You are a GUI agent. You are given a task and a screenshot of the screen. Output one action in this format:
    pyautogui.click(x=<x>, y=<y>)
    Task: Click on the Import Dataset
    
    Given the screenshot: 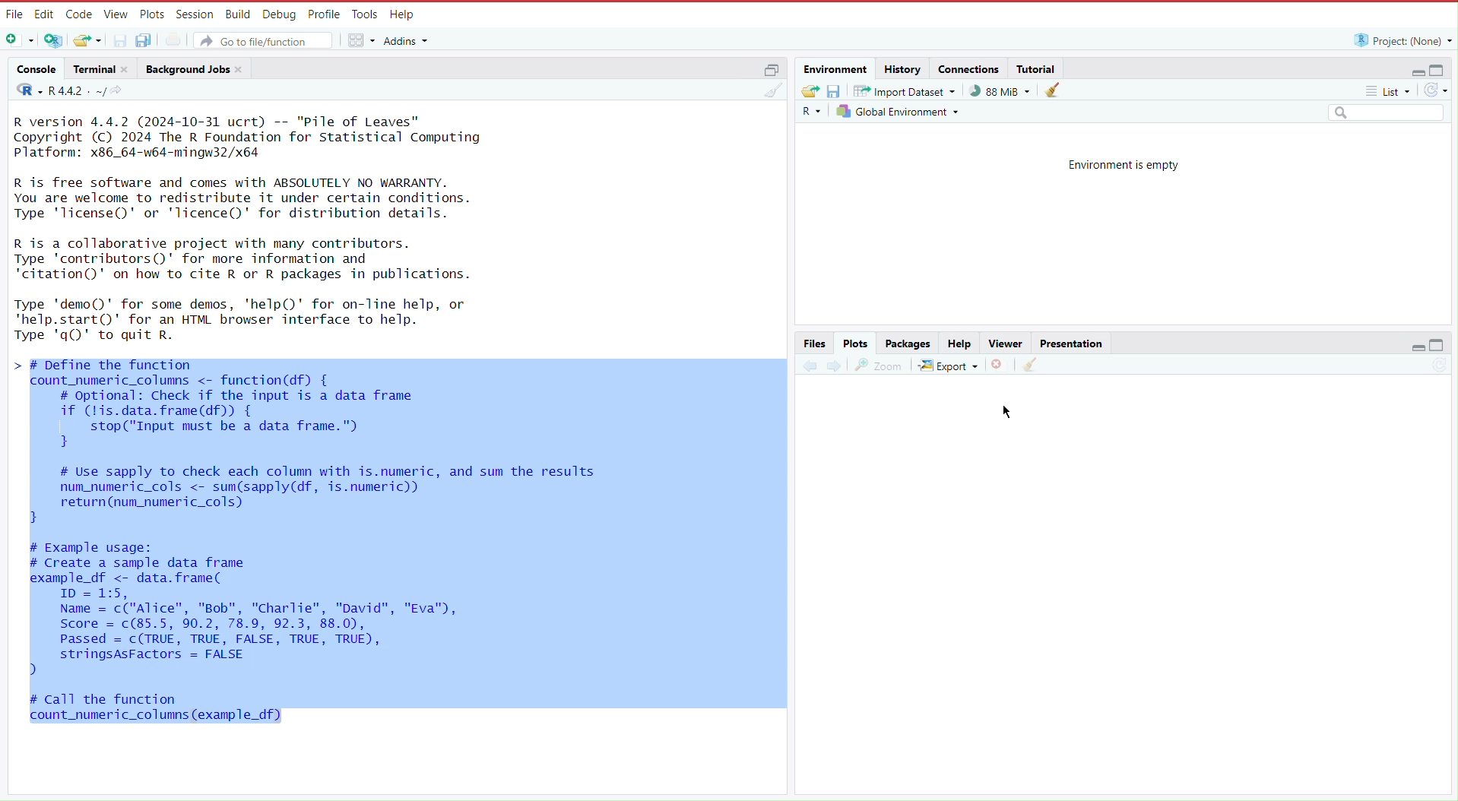 What is the action you would take?
    pyautogui.click(x=907, y=90)
    